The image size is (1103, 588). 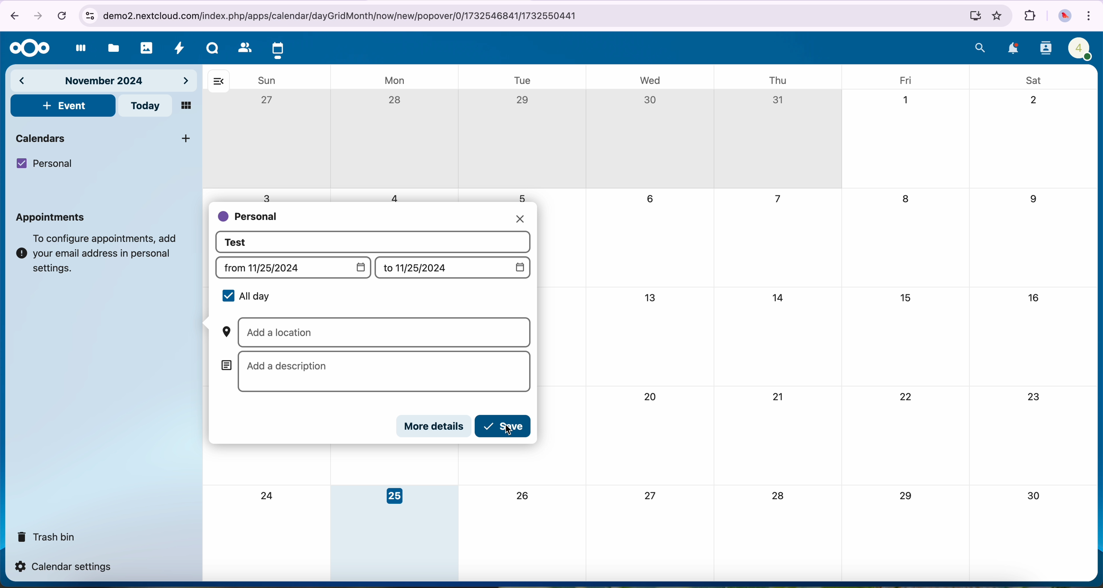 I want to click on contacts, so click(x=241, y=47).